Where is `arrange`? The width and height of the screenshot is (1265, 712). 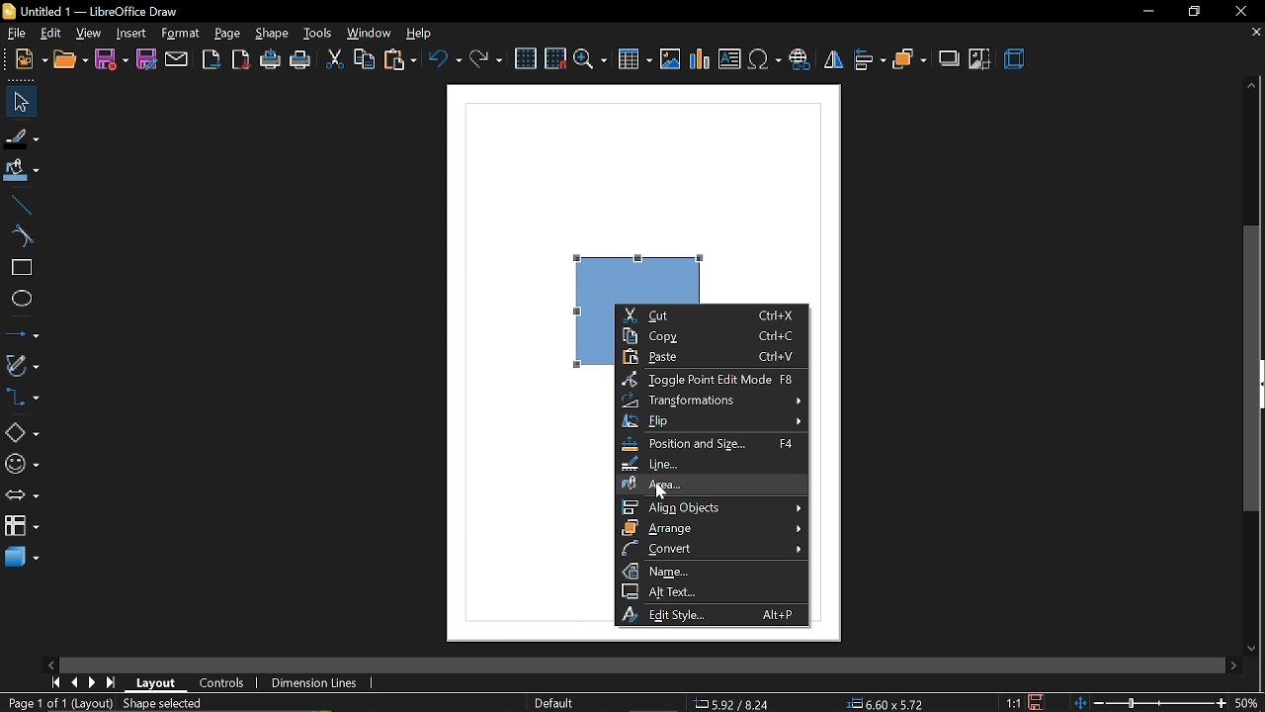
arrange is located at coordinates (909, 60).